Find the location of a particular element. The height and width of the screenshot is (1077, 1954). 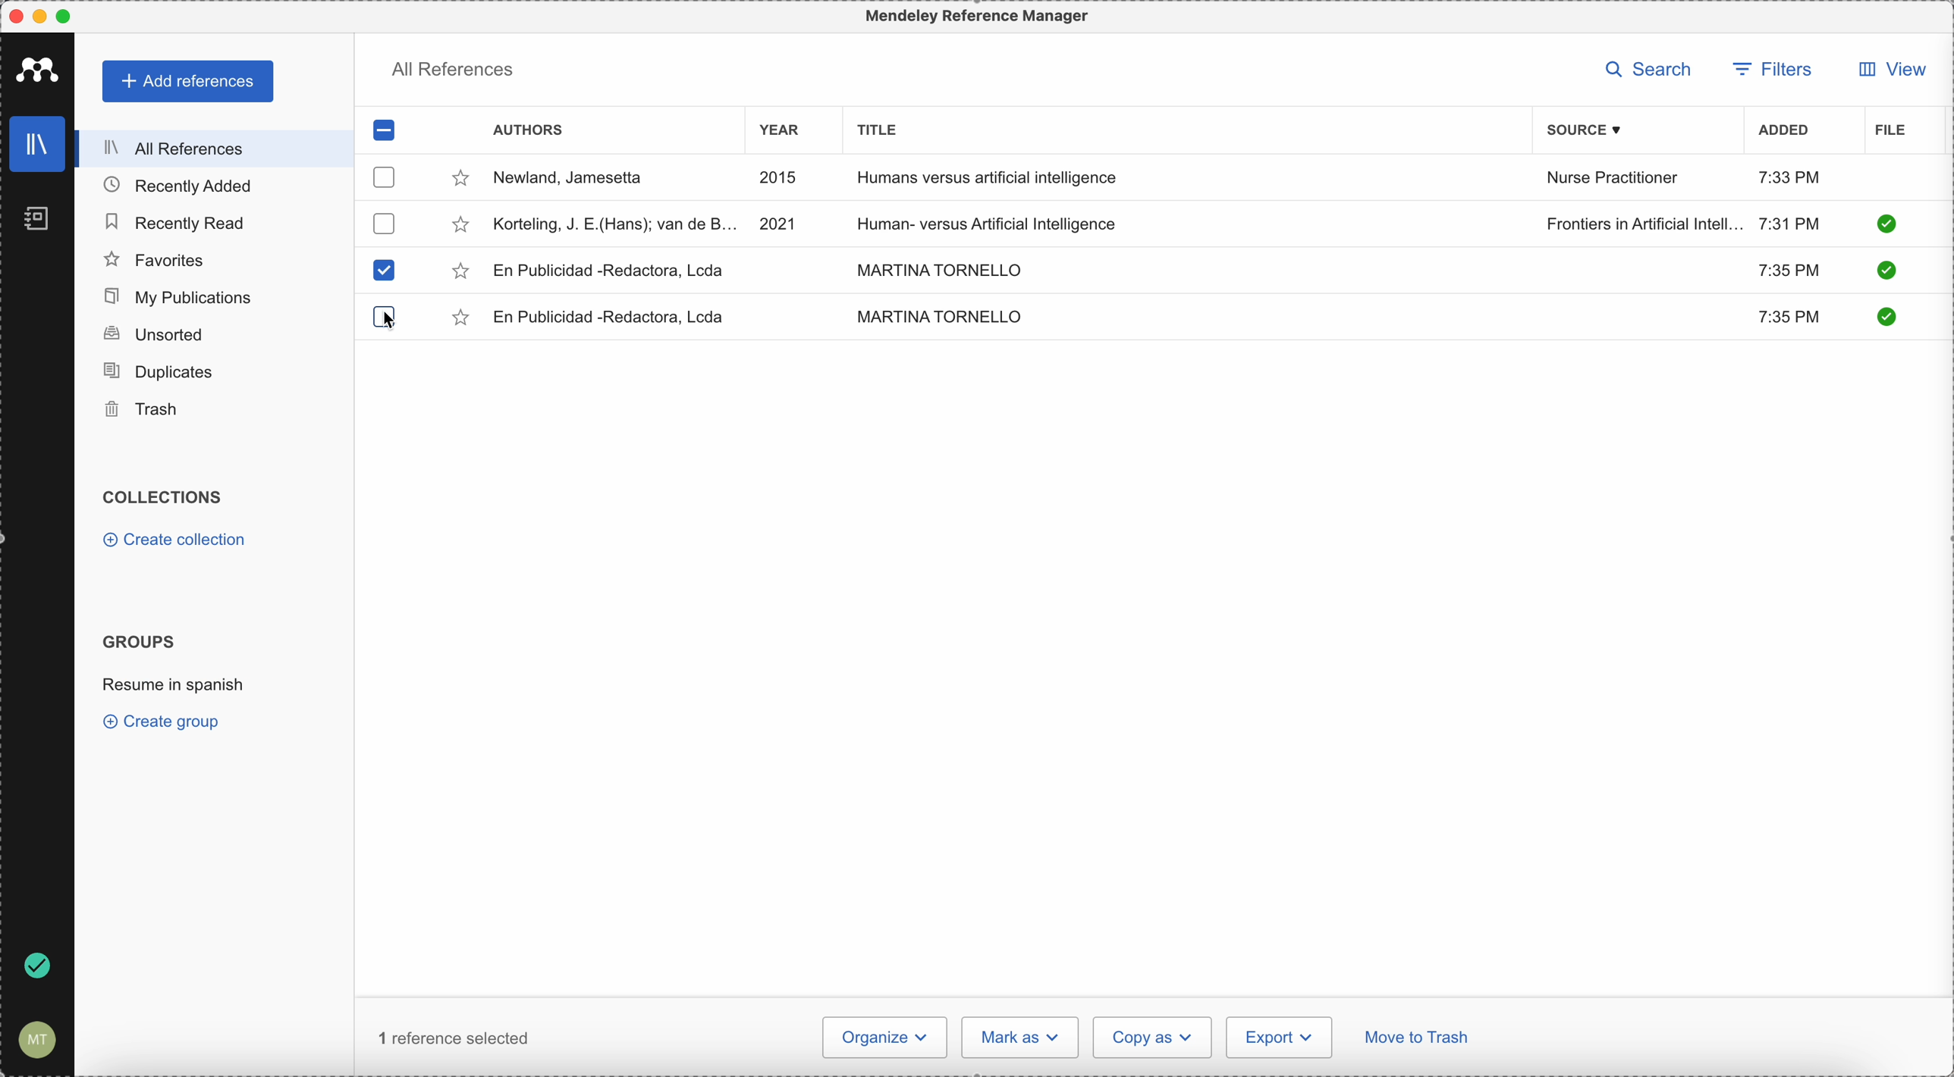

recently added is located at coordinates (190, 185).